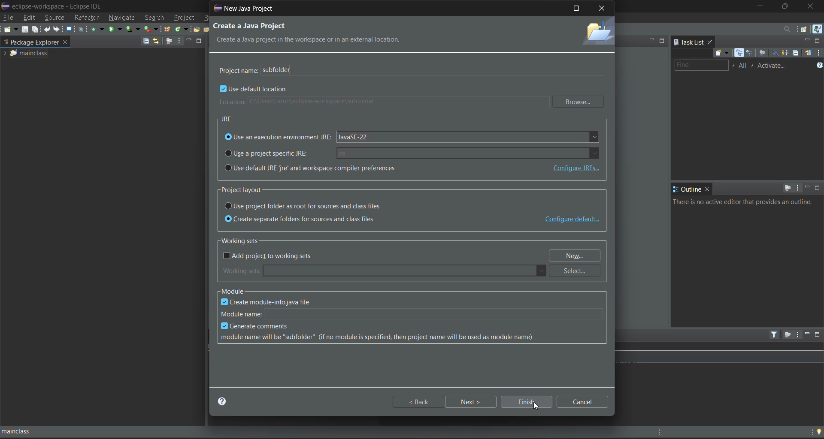 The width and height of the screenshot is (824, 439). I want to click on new java class, so click(182, 29).